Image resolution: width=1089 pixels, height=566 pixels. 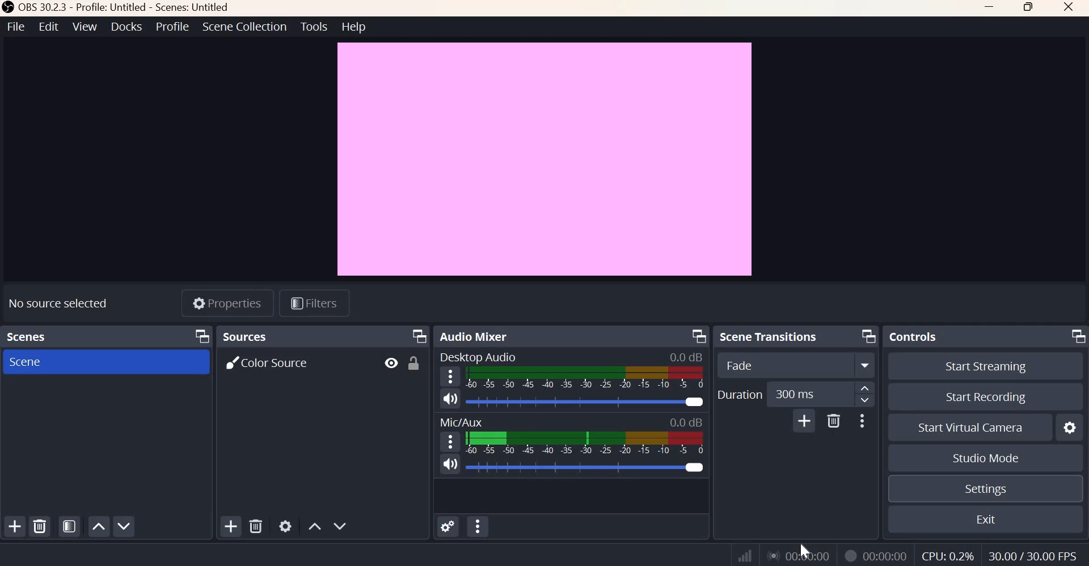 I want to click on Recording Status Icon, so click(x=851, y=555).